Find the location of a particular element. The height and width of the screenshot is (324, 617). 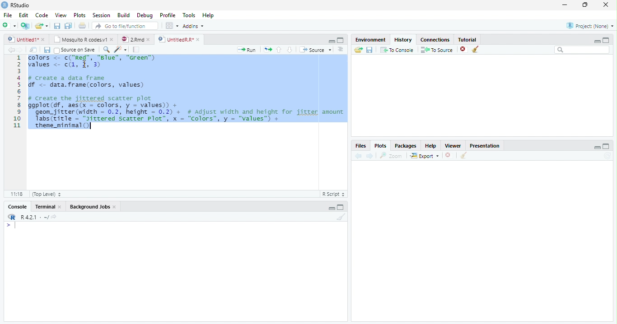

Viewer is located at coordinates (453, 146).